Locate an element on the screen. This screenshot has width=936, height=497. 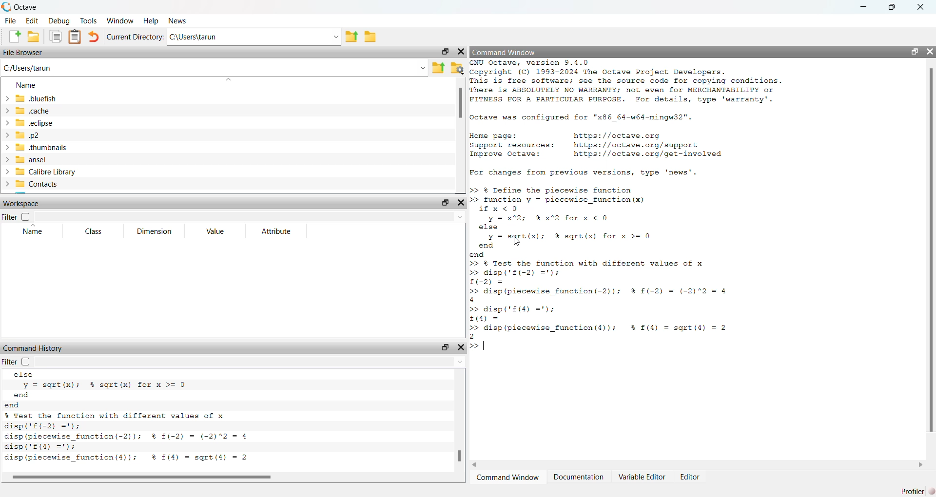
C:/users/tarun is located at coordinates (214, 67).